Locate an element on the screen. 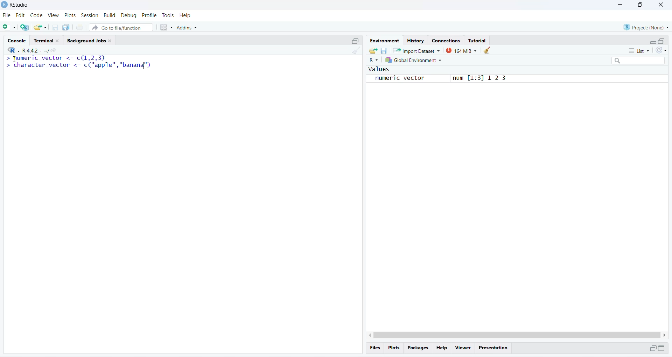 The image size is (672, 357). File is located at coordinates (7, 16).